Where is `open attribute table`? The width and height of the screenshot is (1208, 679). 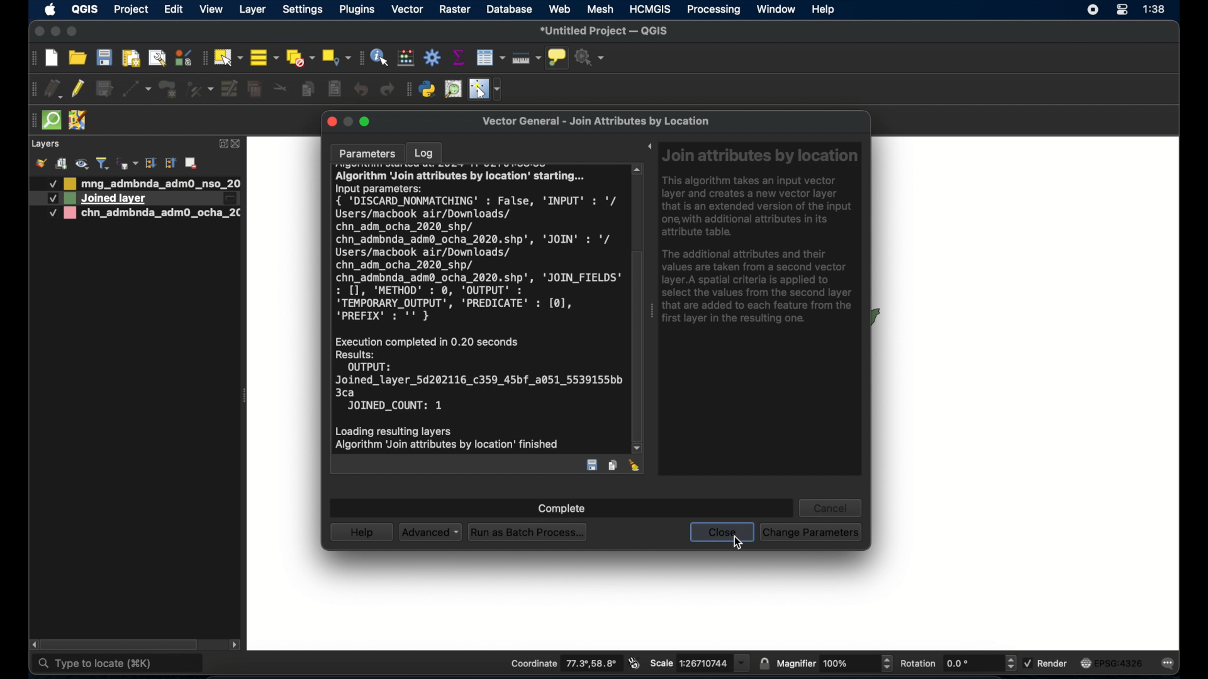
open attribute table is located at coordinates (491, 57).